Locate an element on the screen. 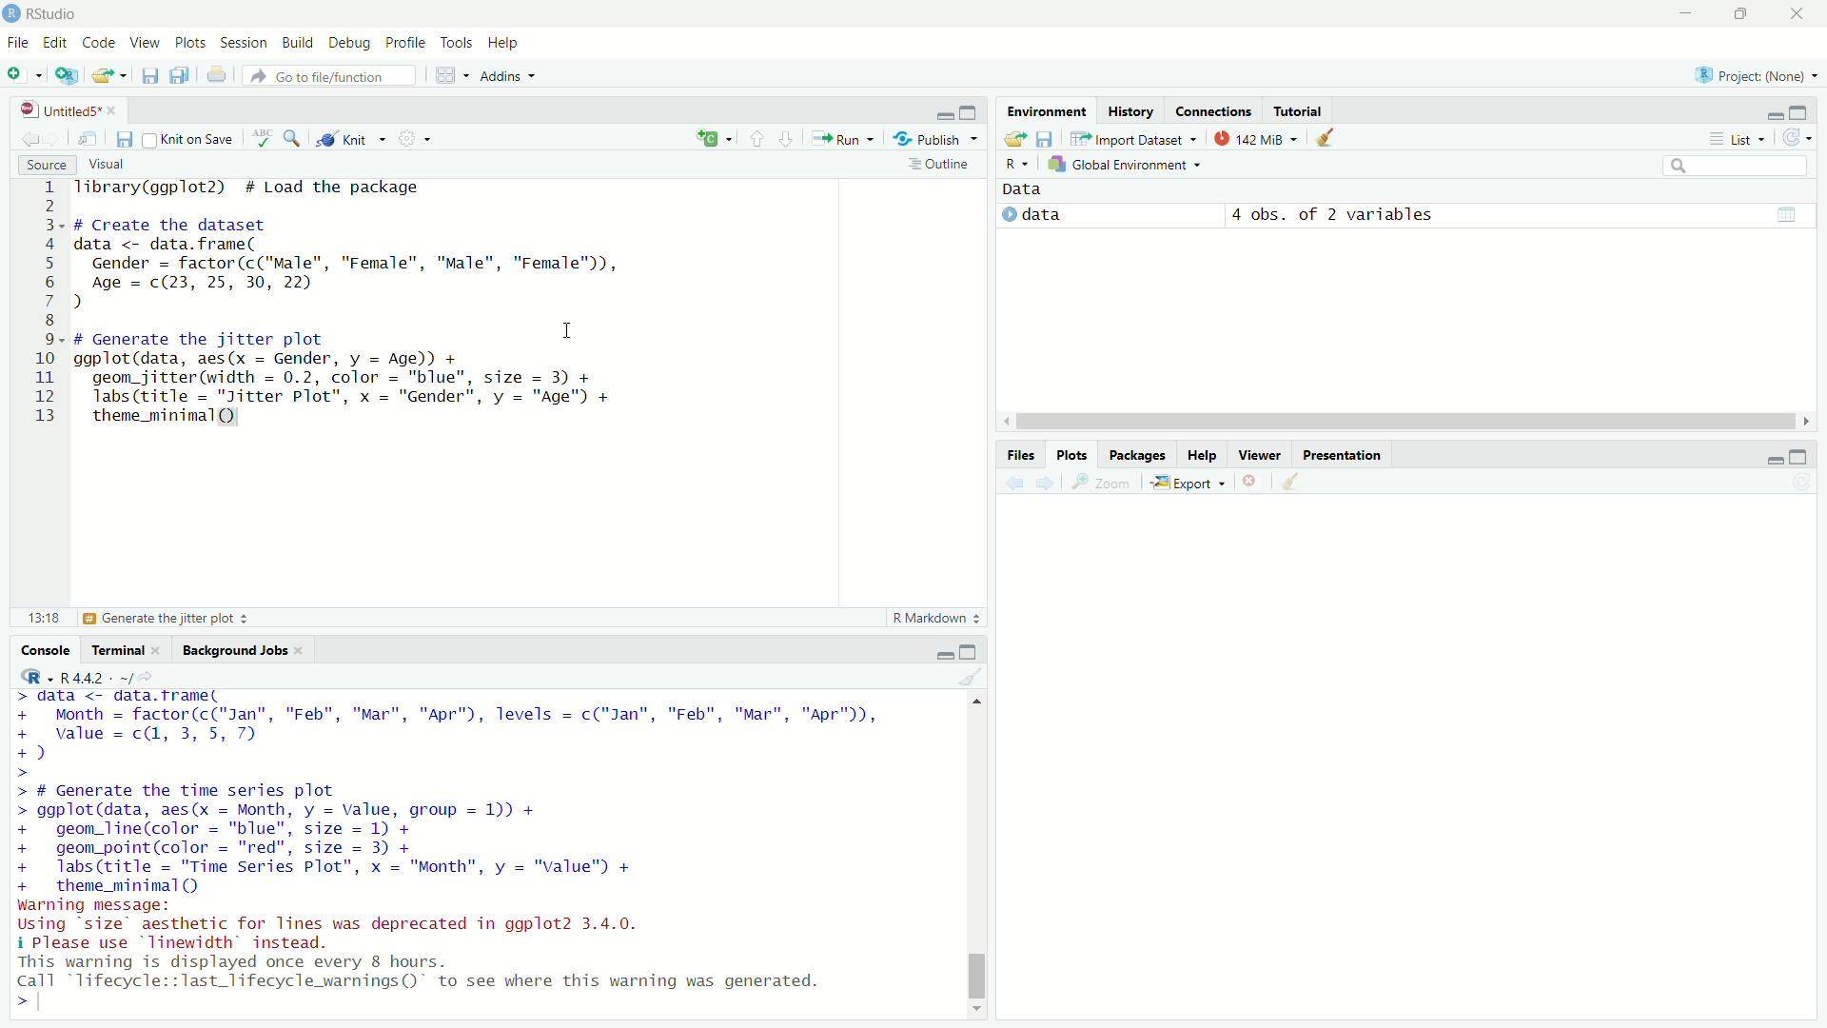 The width and height of the screenshot is (1827, 1028). go to next section/chunk is located at coordinates (787, 138).